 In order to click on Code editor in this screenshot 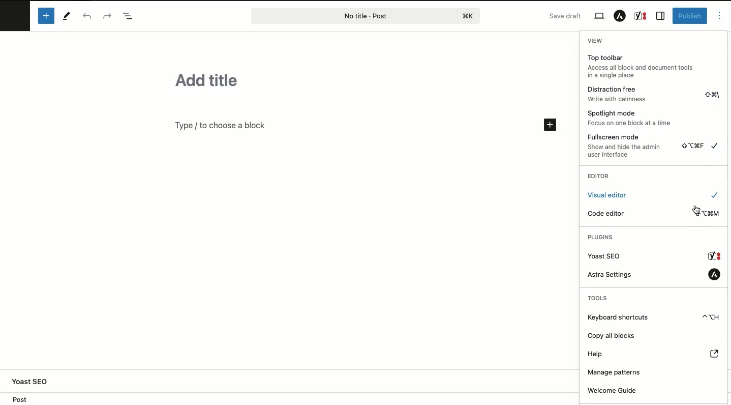, I will do `click(653, 213)`.